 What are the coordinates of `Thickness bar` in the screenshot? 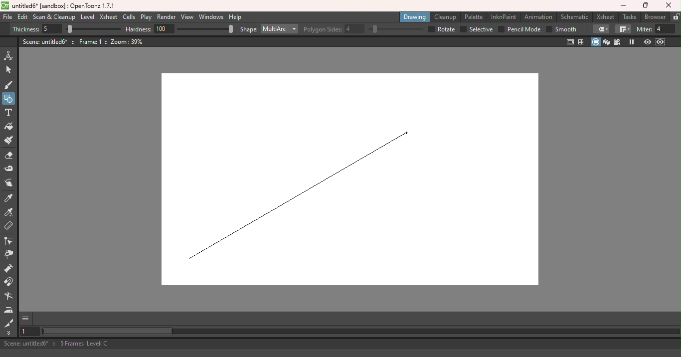 It's located at (93, 28).